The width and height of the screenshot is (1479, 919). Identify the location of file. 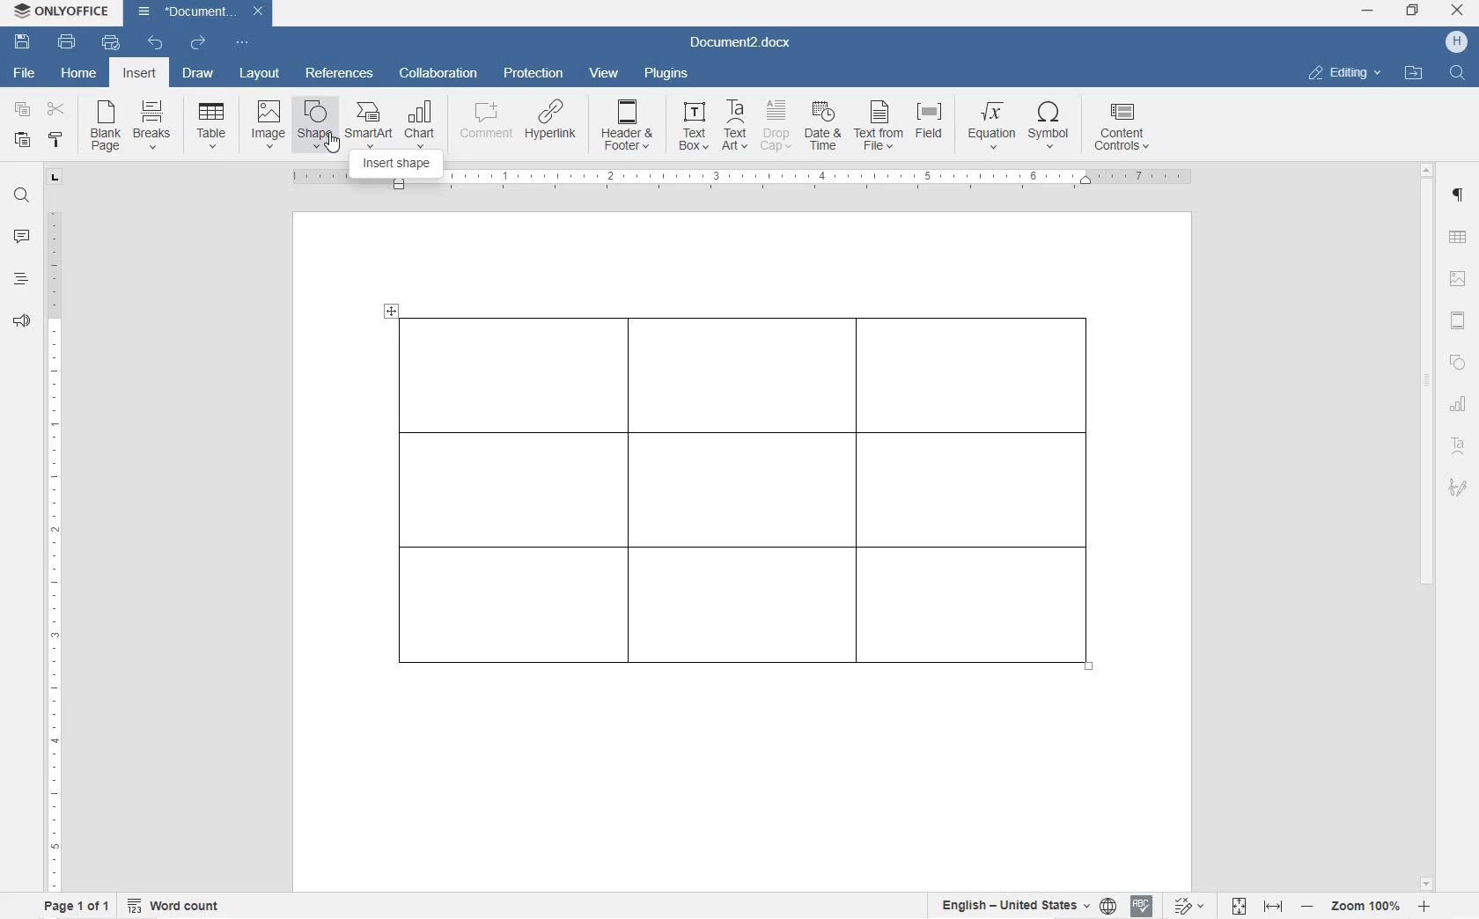
(27, 75).